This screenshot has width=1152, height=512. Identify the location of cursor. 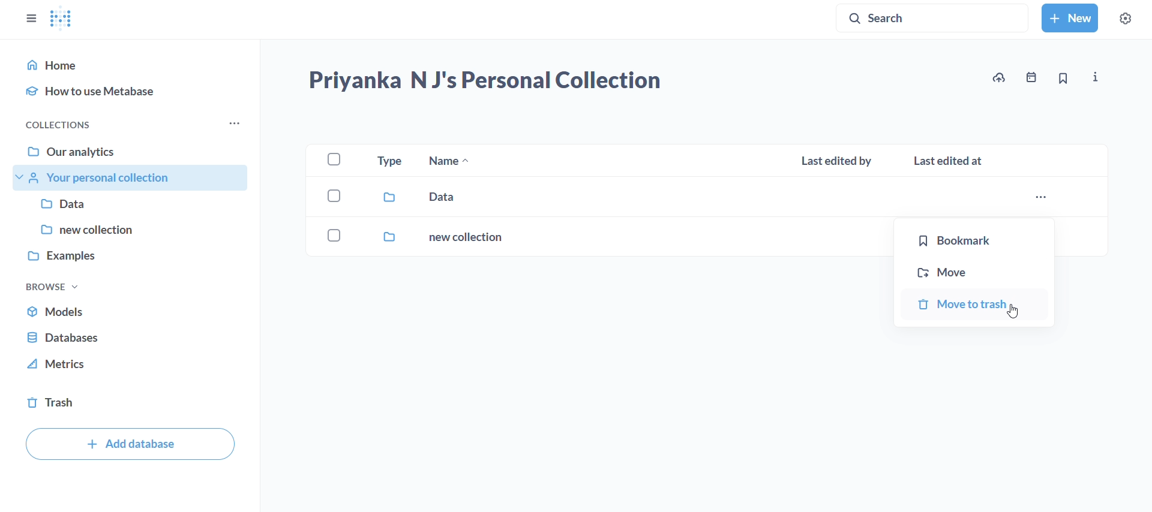
(1018, 310).